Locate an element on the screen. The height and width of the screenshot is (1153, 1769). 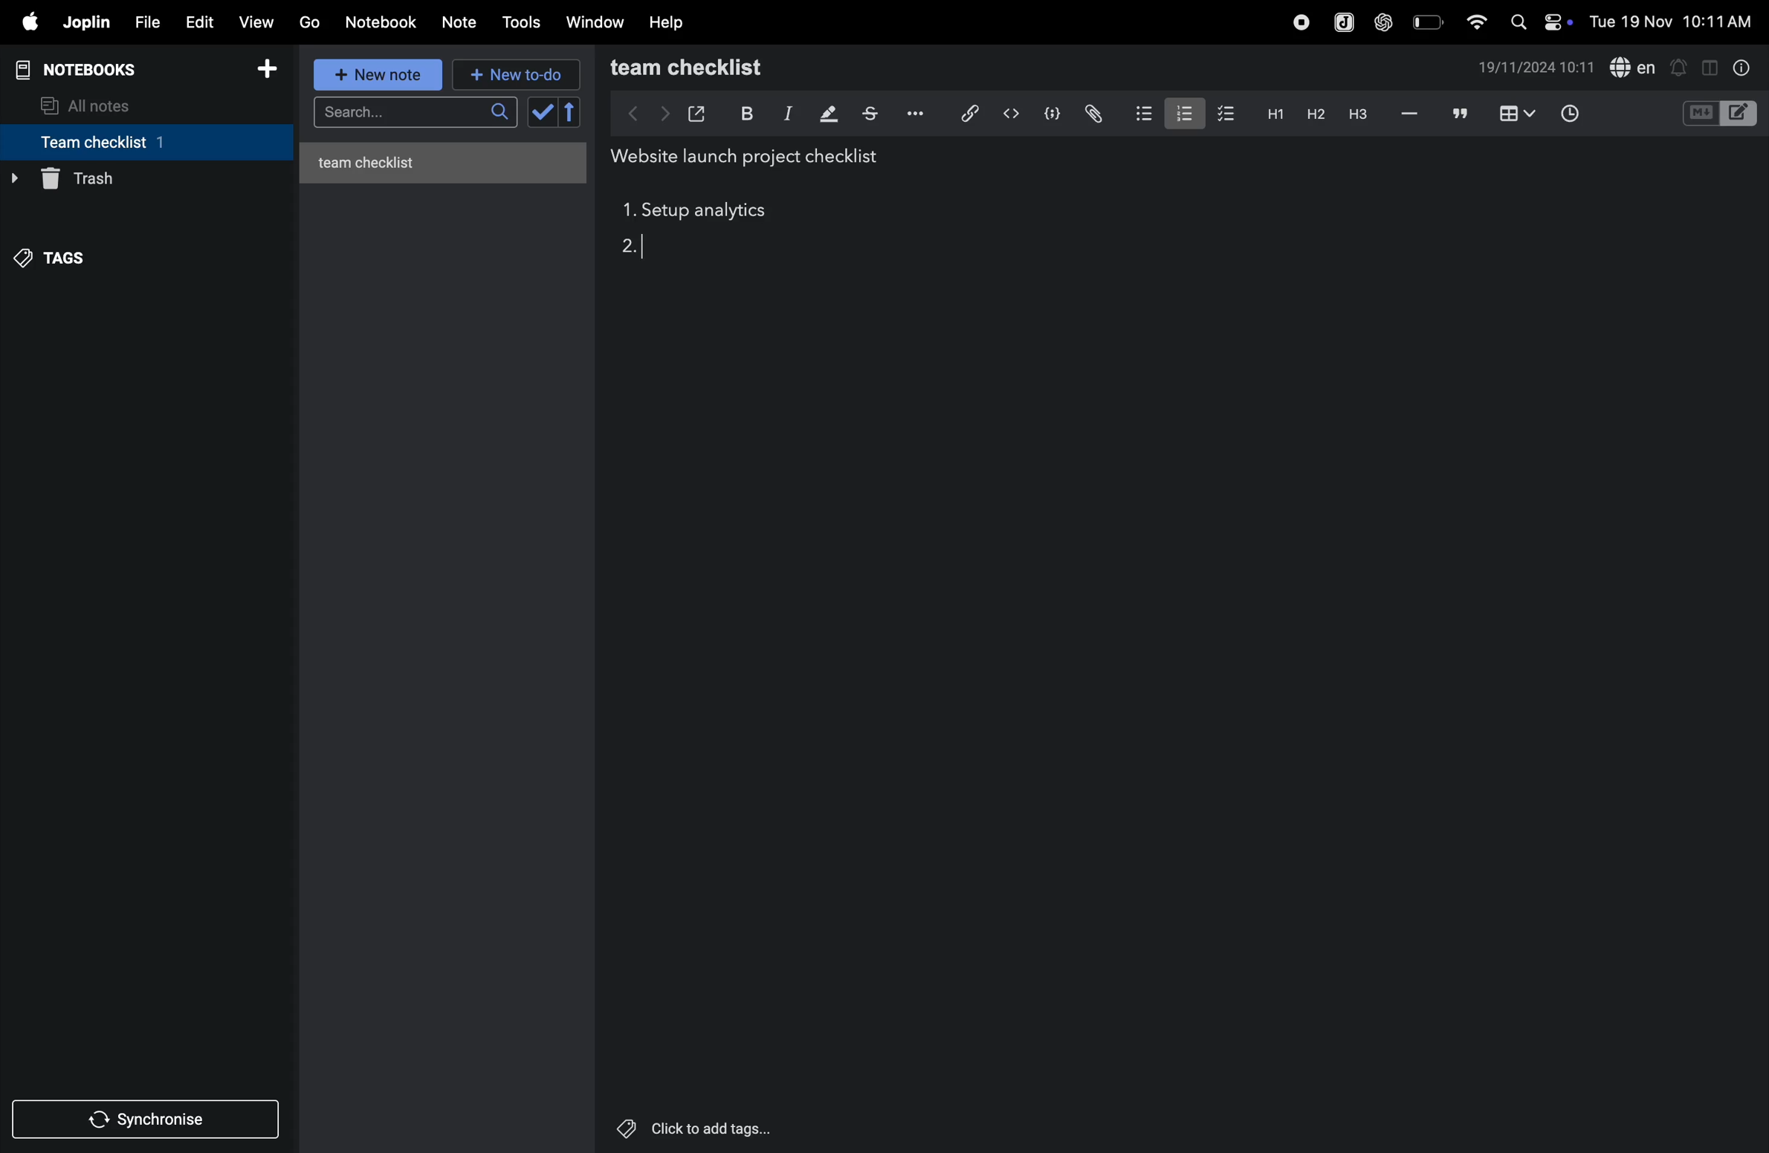
new note is located at coordinates (380, 76).